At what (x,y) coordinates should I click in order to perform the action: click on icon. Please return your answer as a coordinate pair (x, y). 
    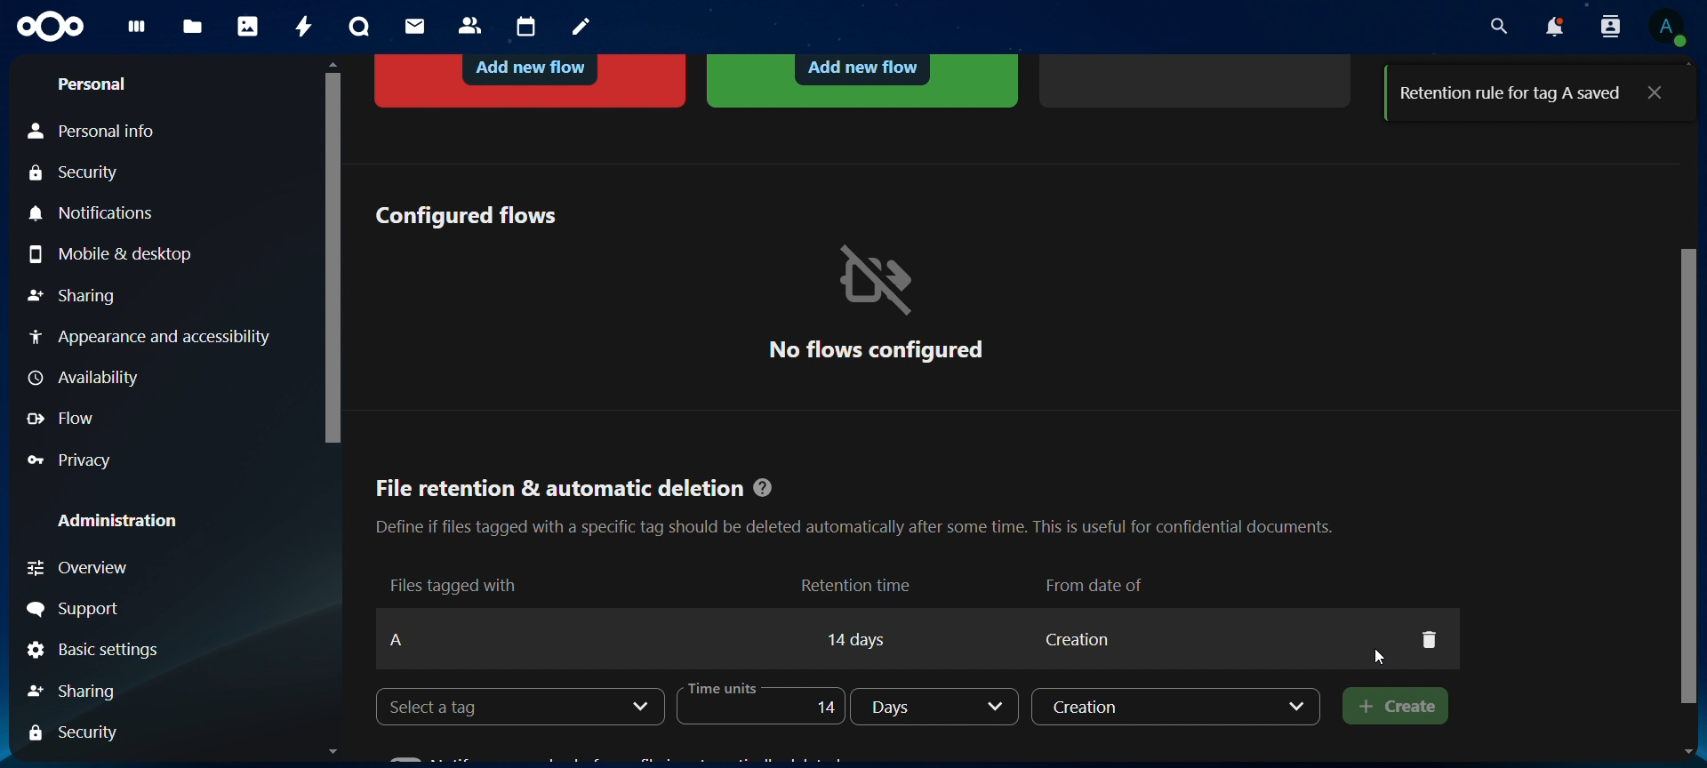
    Looking at the image, I should click on (52, 28).